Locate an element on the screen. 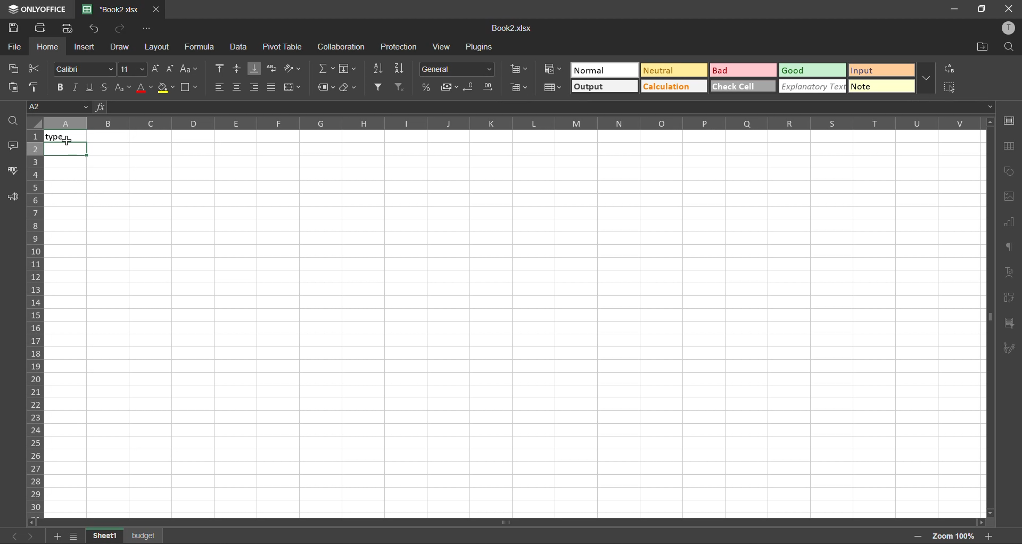  close tab is located at coordinates (157, 8).